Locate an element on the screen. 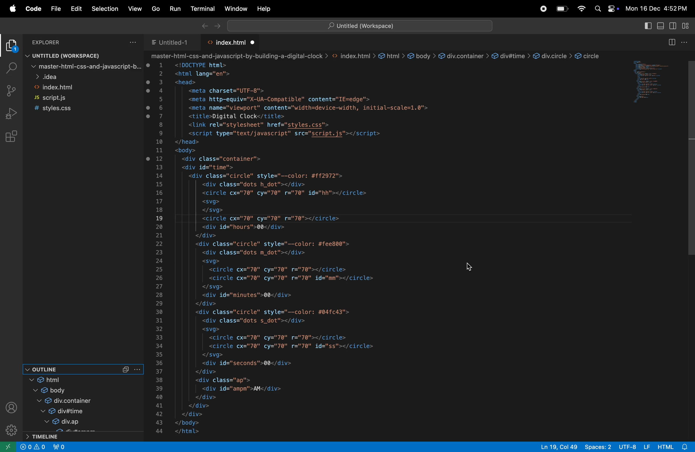 The width and height of the screenshot is (695, 452). utf 8 is located at coordinates (633, 447).